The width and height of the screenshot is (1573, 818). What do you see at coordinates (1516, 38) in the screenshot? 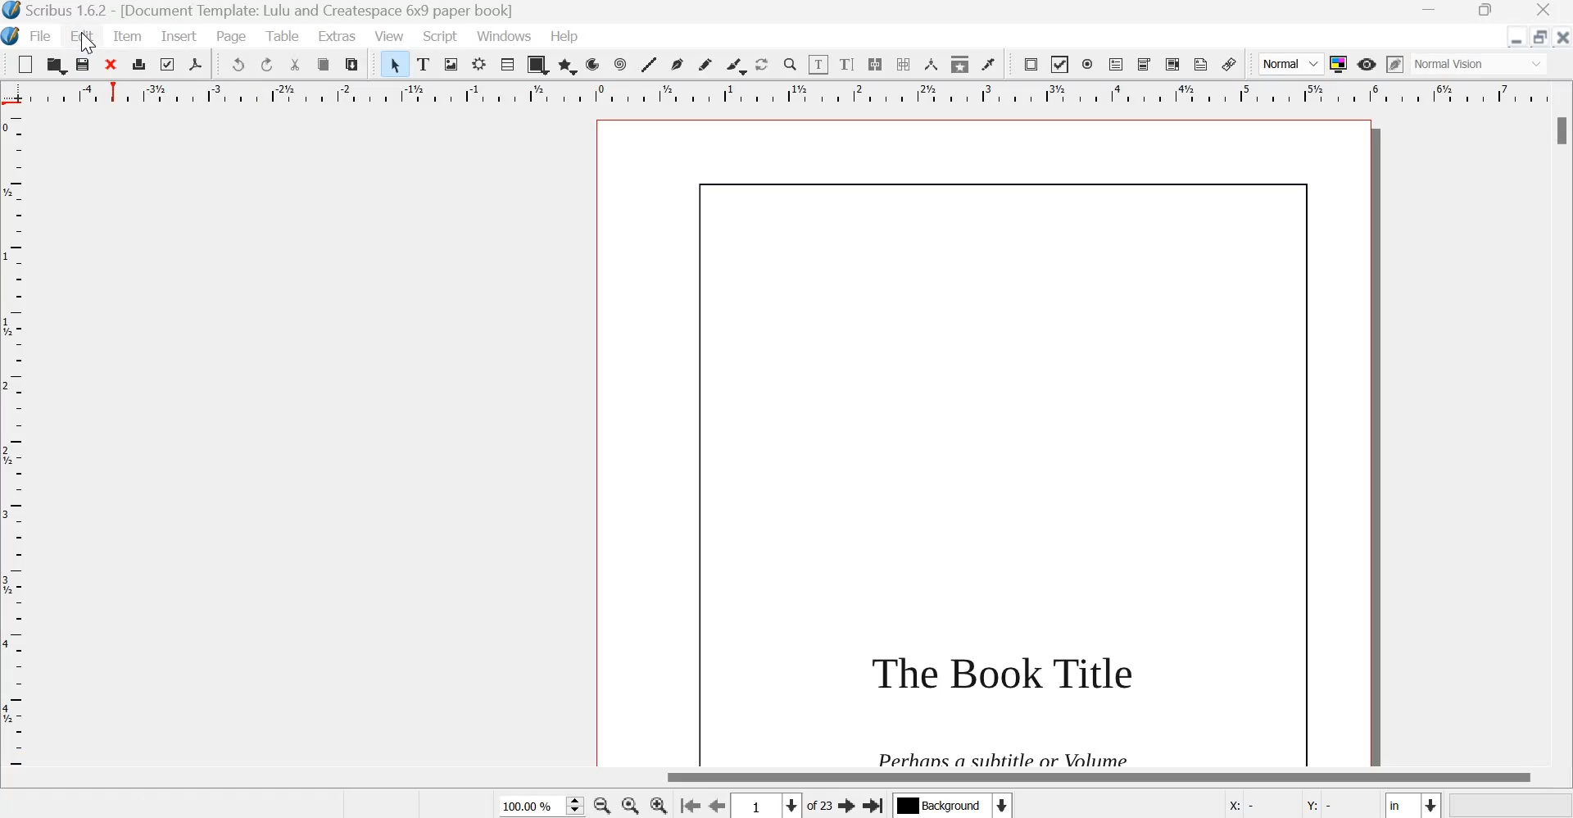
I see `Minimize` at bounding box center [1516, 38].